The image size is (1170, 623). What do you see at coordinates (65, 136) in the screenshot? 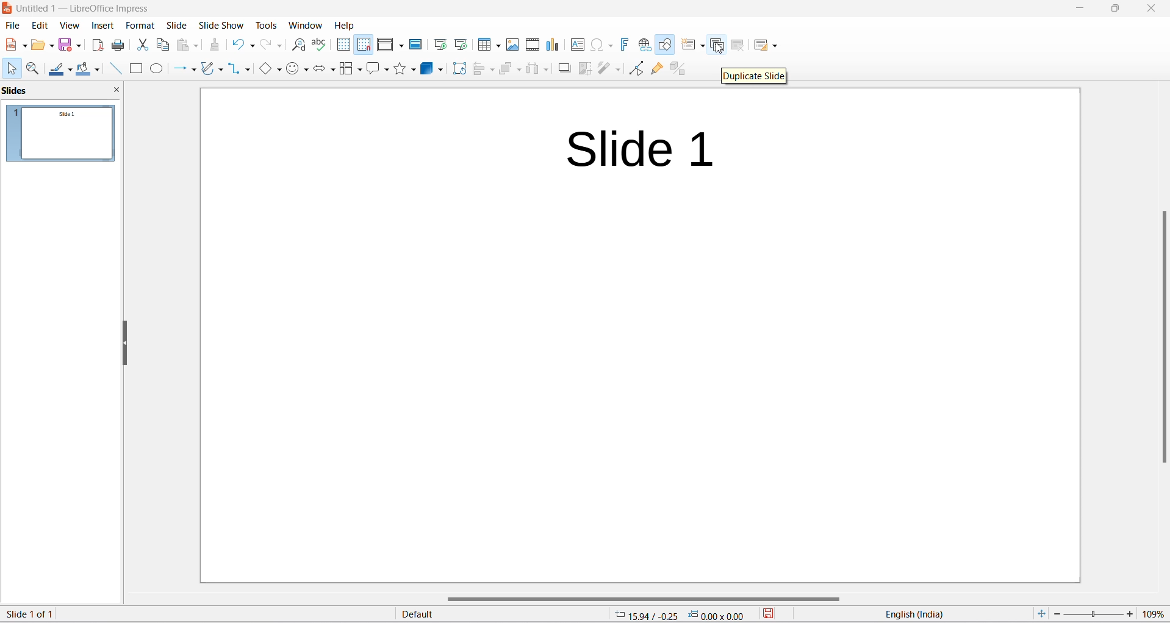
I see `Slide preview` at bounding box center [65, 136].